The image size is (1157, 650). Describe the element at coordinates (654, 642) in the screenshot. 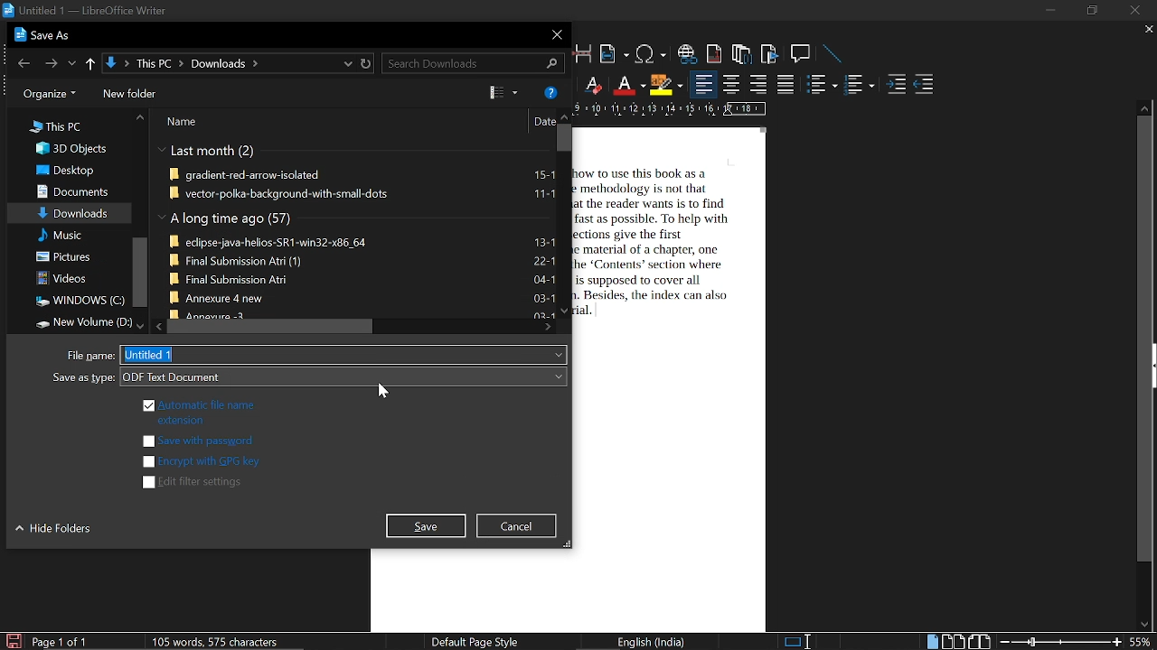

I see `language style` at that location.